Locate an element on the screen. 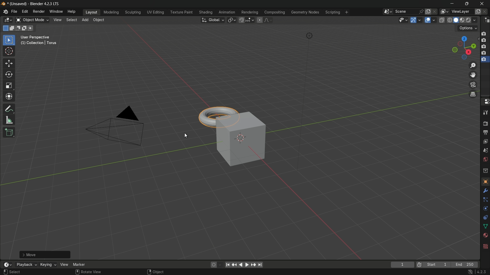 The width and height of the screenshot is (490, 275). render is located at coordinates (485, 122).